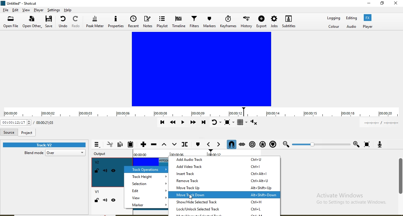 The width and height of the screenshot is (403, 216). Describe the element at coordinates (115, 22) in the screenshot. I see `Properties` at that location.